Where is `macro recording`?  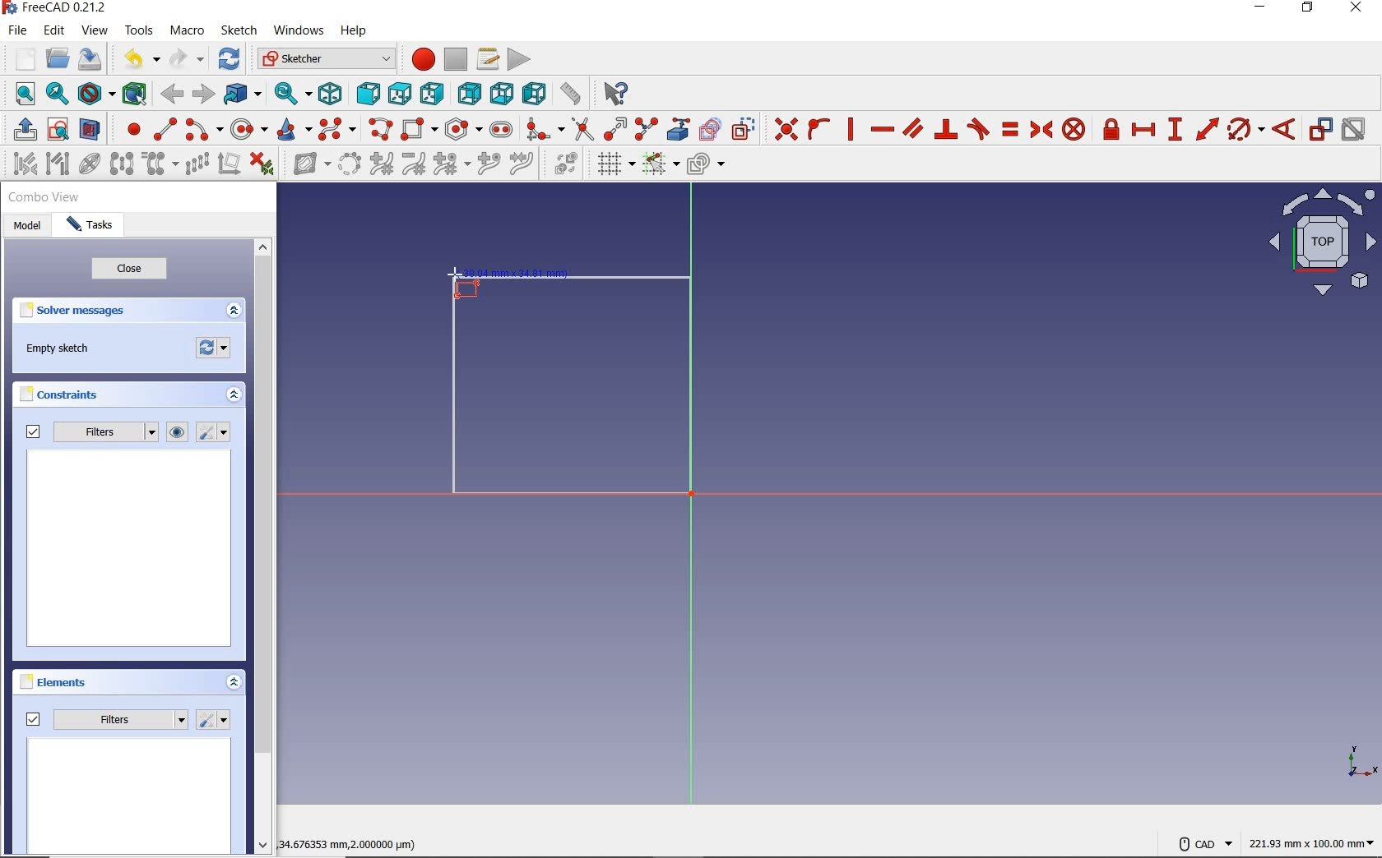 macro recording is located at coordinates (420, 61).